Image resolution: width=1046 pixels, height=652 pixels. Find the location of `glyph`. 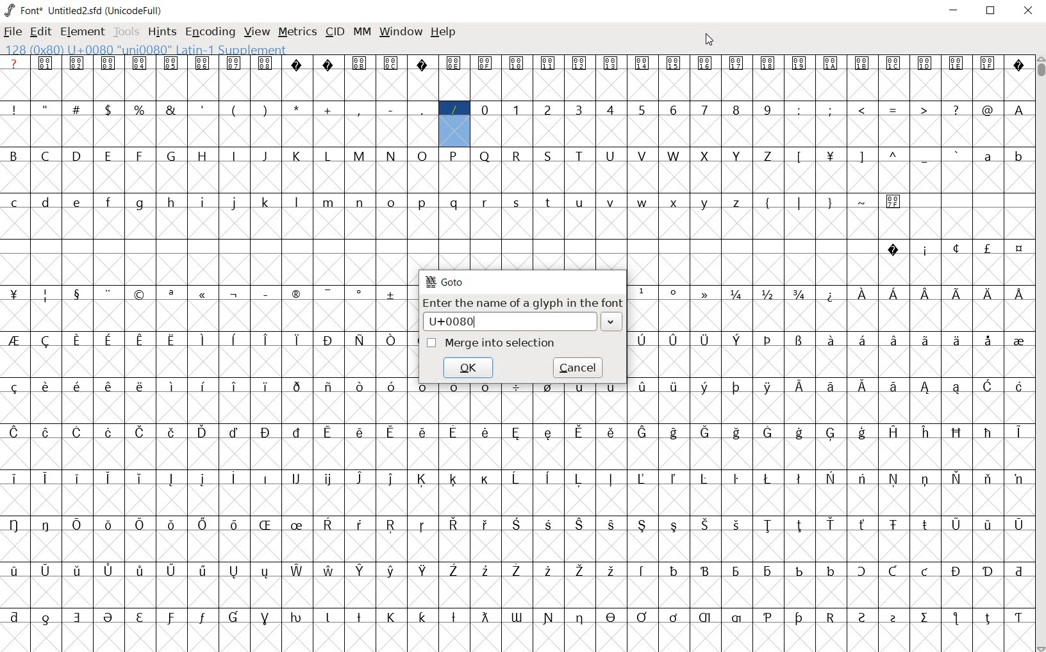

glyph is located at coordinates (1018, 480).